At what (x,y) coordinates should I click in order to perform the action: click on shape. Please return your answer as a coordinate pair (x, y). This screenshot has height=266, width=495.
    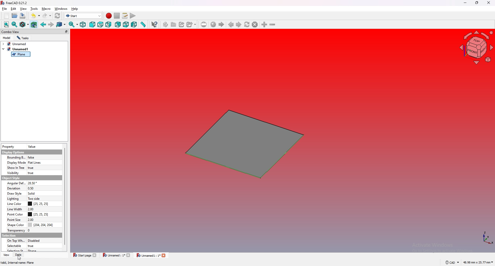
    Looking at the image, I should click on (36, 251).